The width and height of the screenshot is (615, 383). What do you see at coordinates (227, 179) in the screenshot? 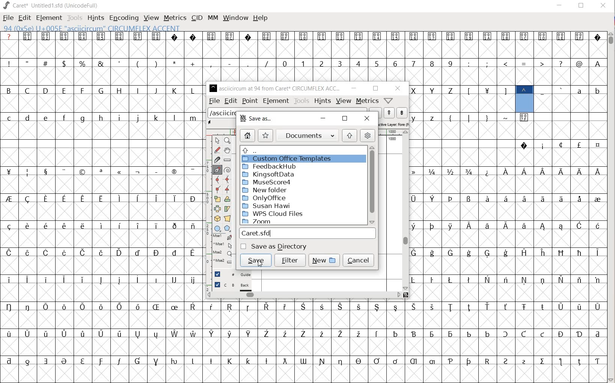
I see `add a curve point always either horizontal or vertical` at bounding box center [227, 179].